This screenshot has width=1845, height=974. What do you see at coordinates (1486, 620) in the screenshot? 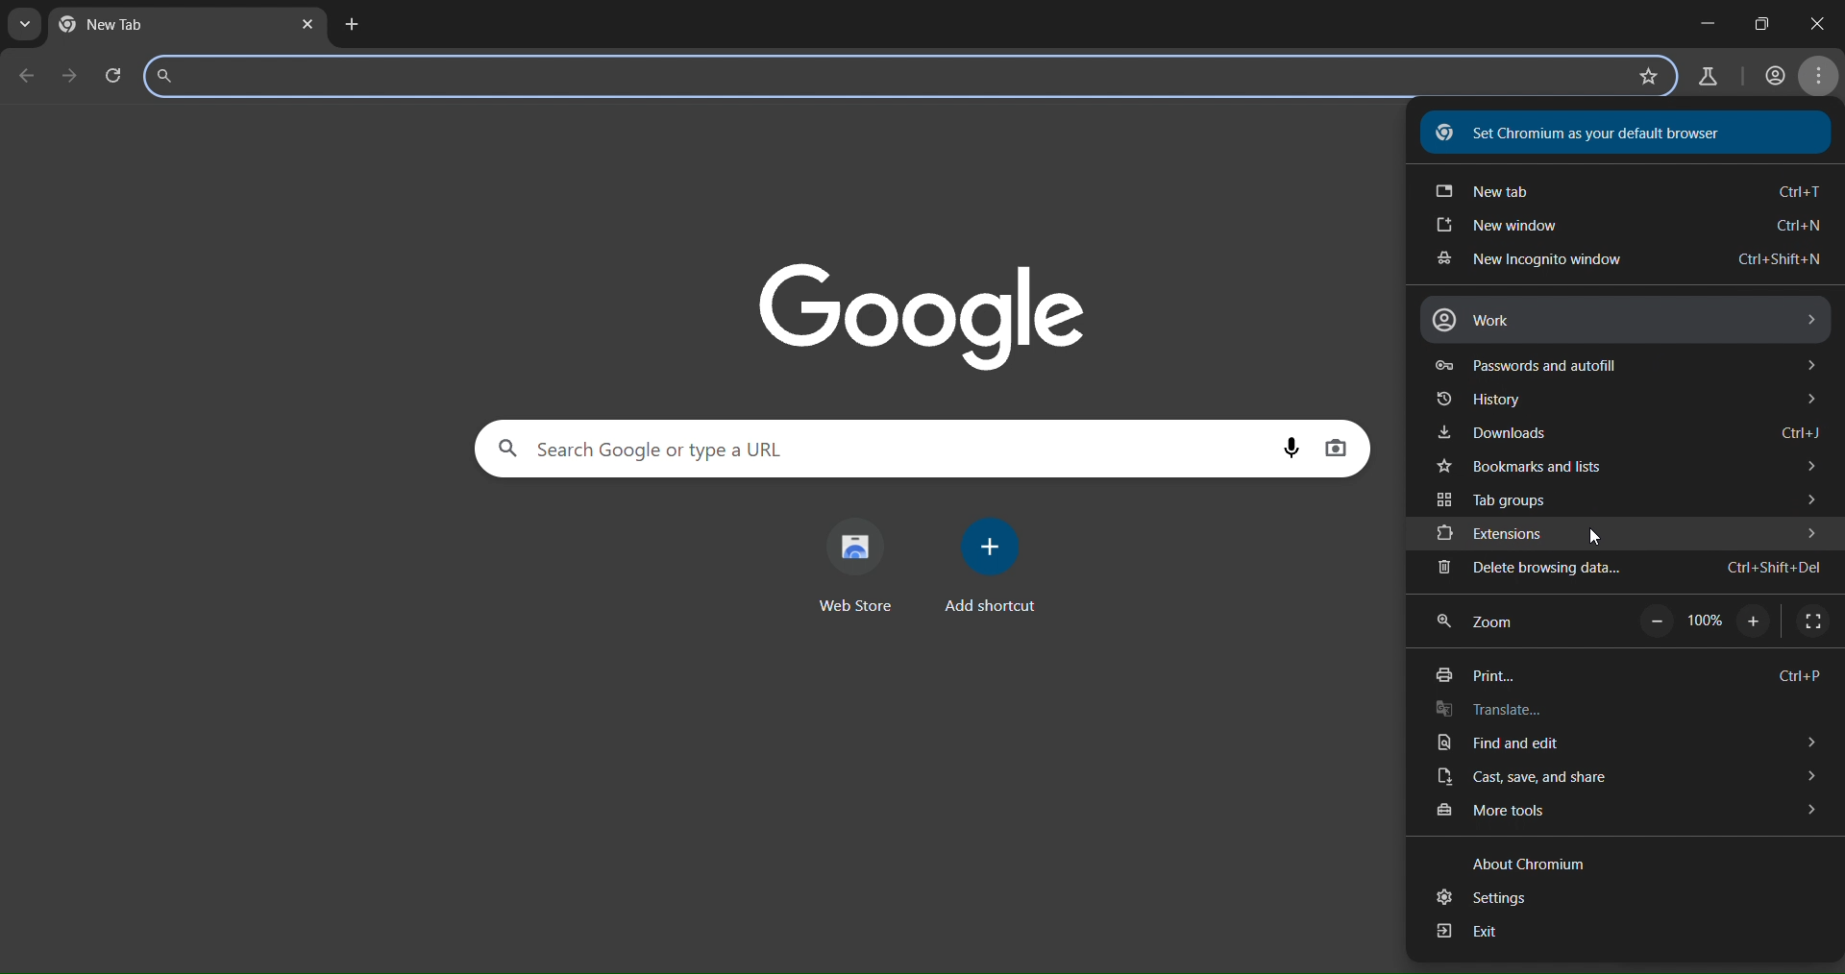
I see `zoom` at bounding box center [1486, 620].